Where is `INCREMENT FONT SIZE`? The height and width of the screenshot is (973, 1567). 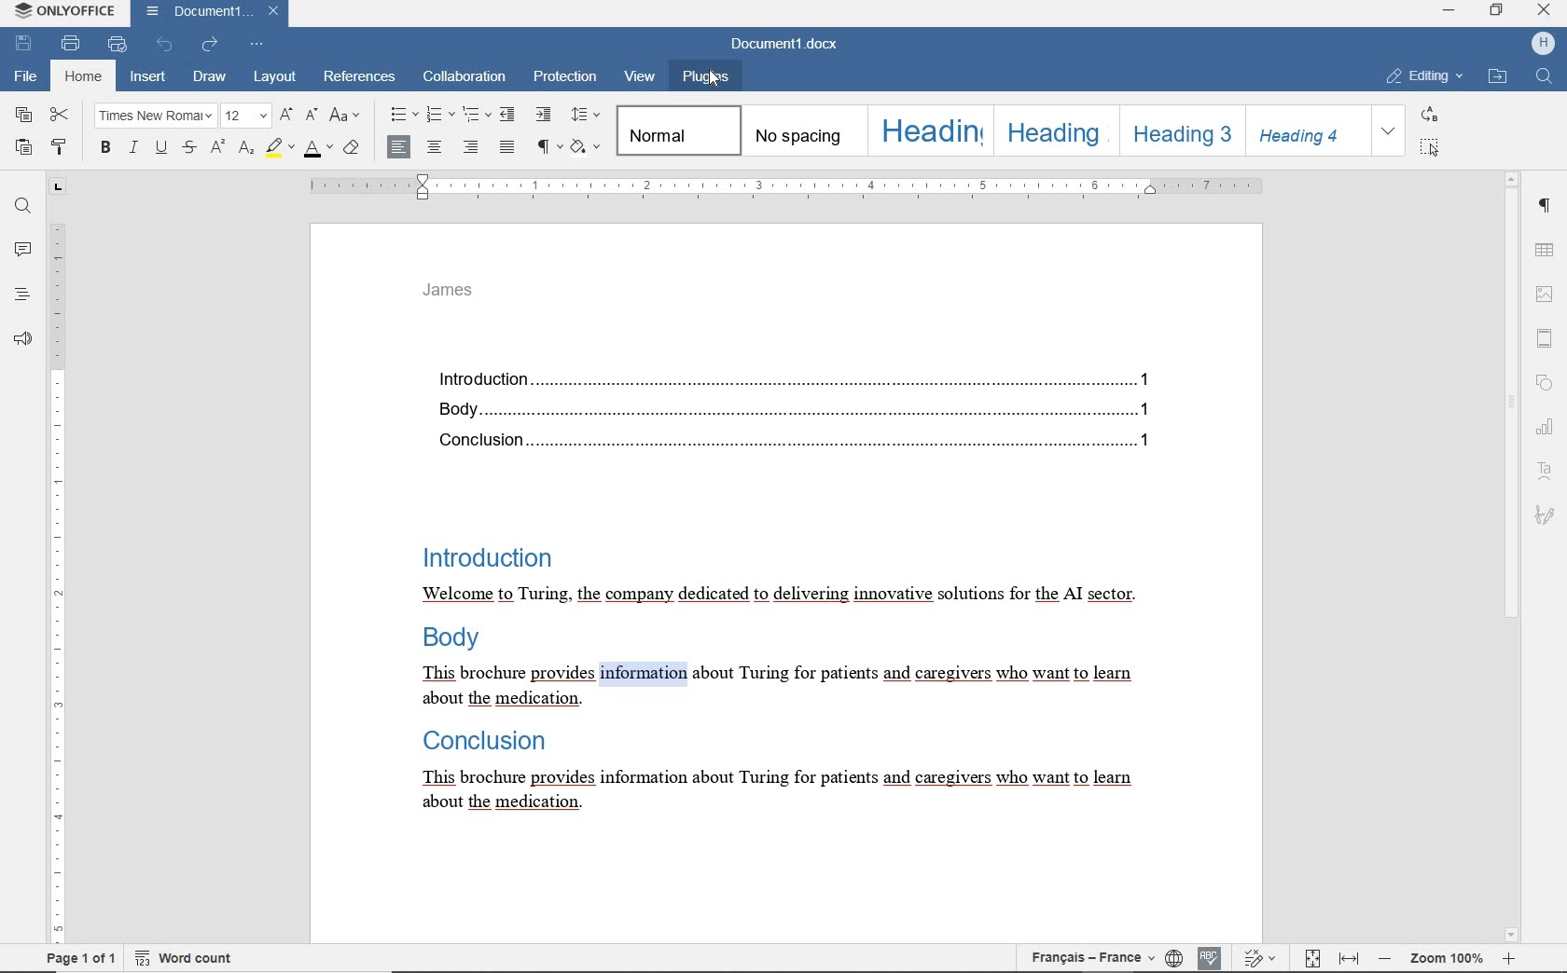
INCREMENT FONT SIZE is located at coordinates (284, 113).